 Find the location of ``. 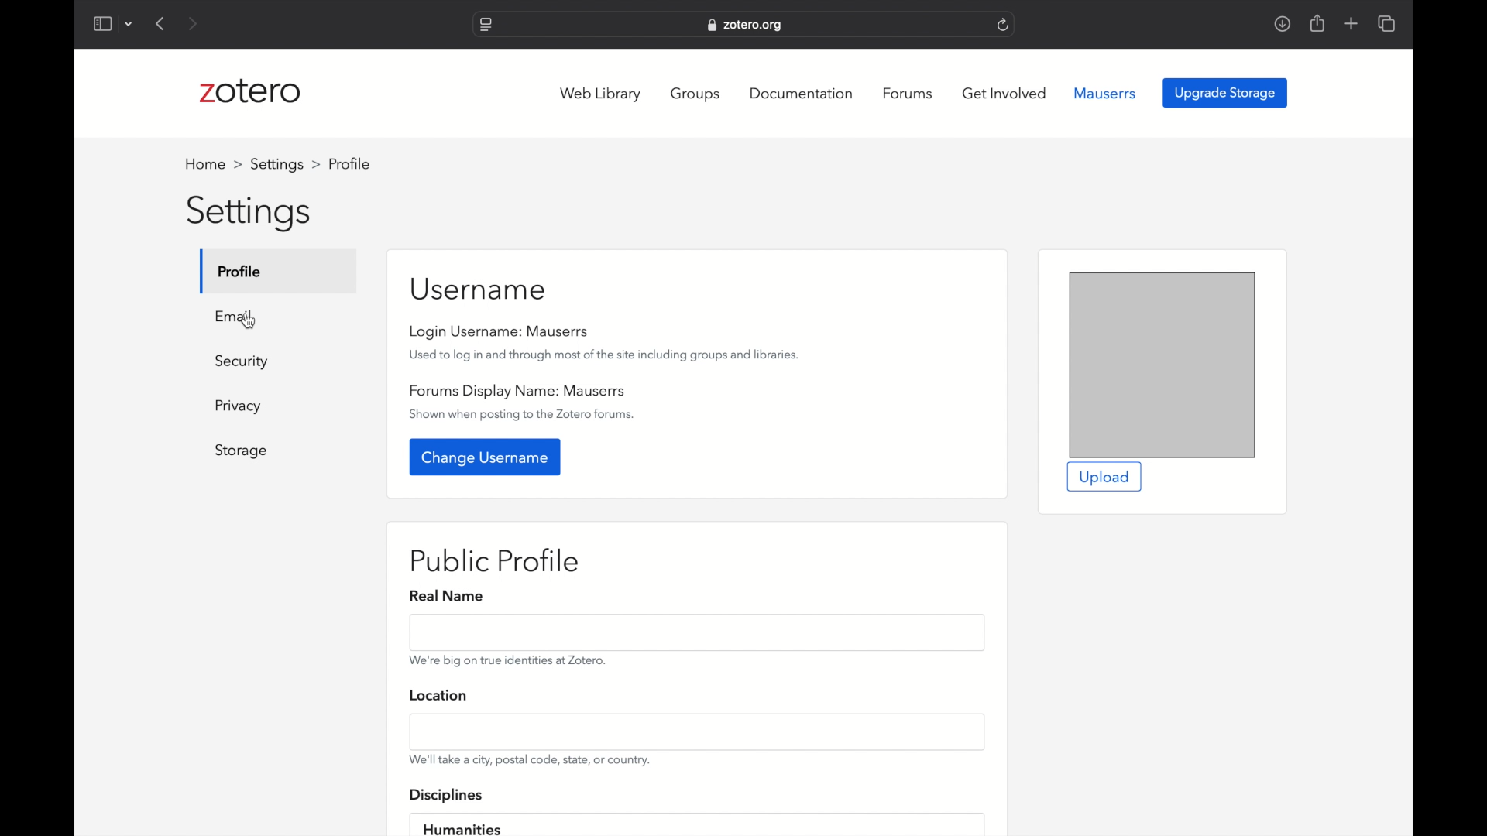

 is located at coordinates (239, 406).